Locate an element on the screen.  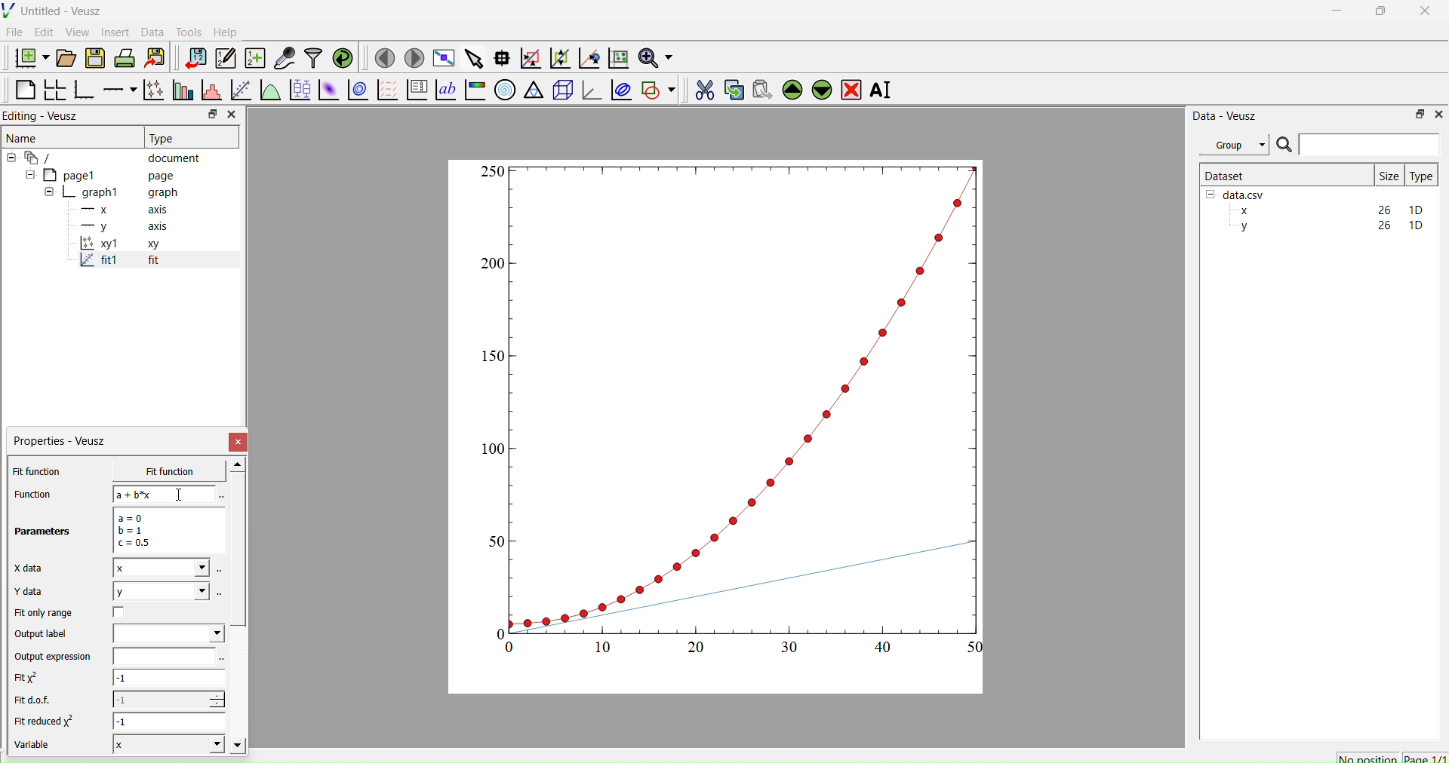
Reload linked dataset is located at coordinates (341, 57).